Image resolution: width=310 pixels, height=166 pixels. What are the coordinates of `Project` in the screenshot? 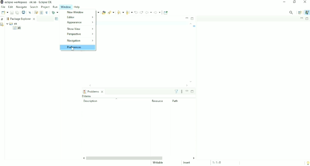 It's located at (45, 7).